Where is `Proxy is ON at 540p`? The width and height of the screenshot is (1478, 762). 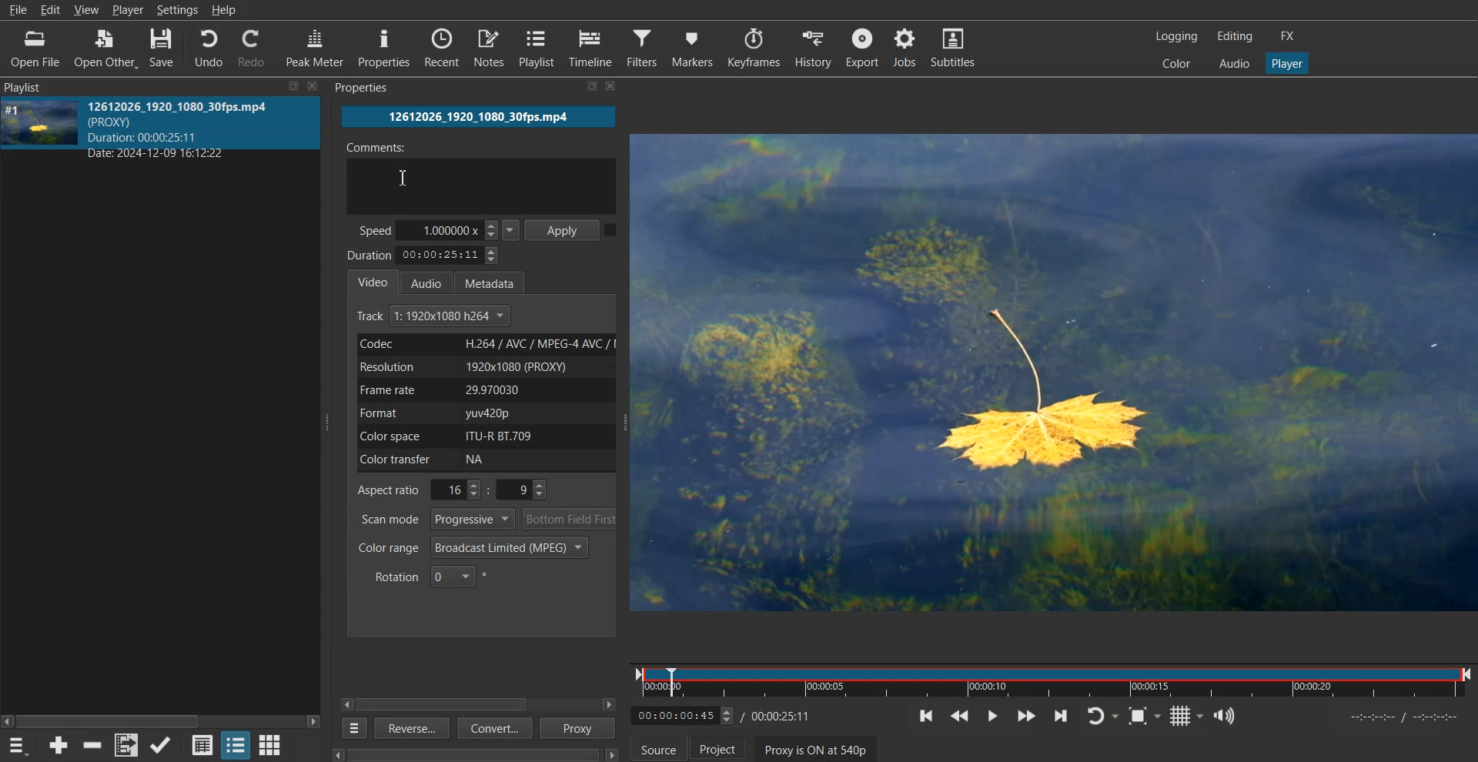 Proxy is ON at 540p is located at coordinates (816, 748).